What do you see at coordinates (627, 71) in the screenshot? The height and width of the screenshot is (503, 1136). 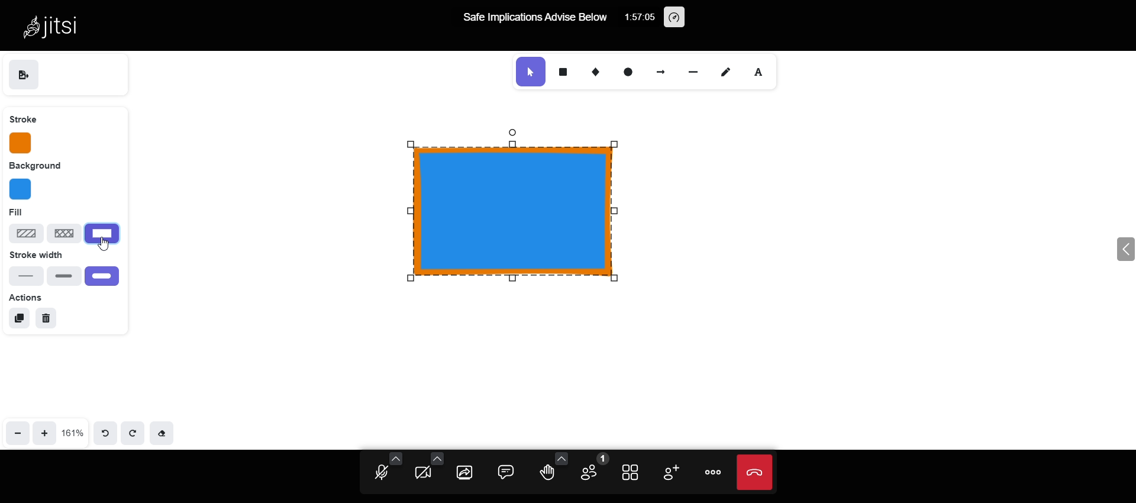 I see `ellipse` at bounding box center [627, 71].